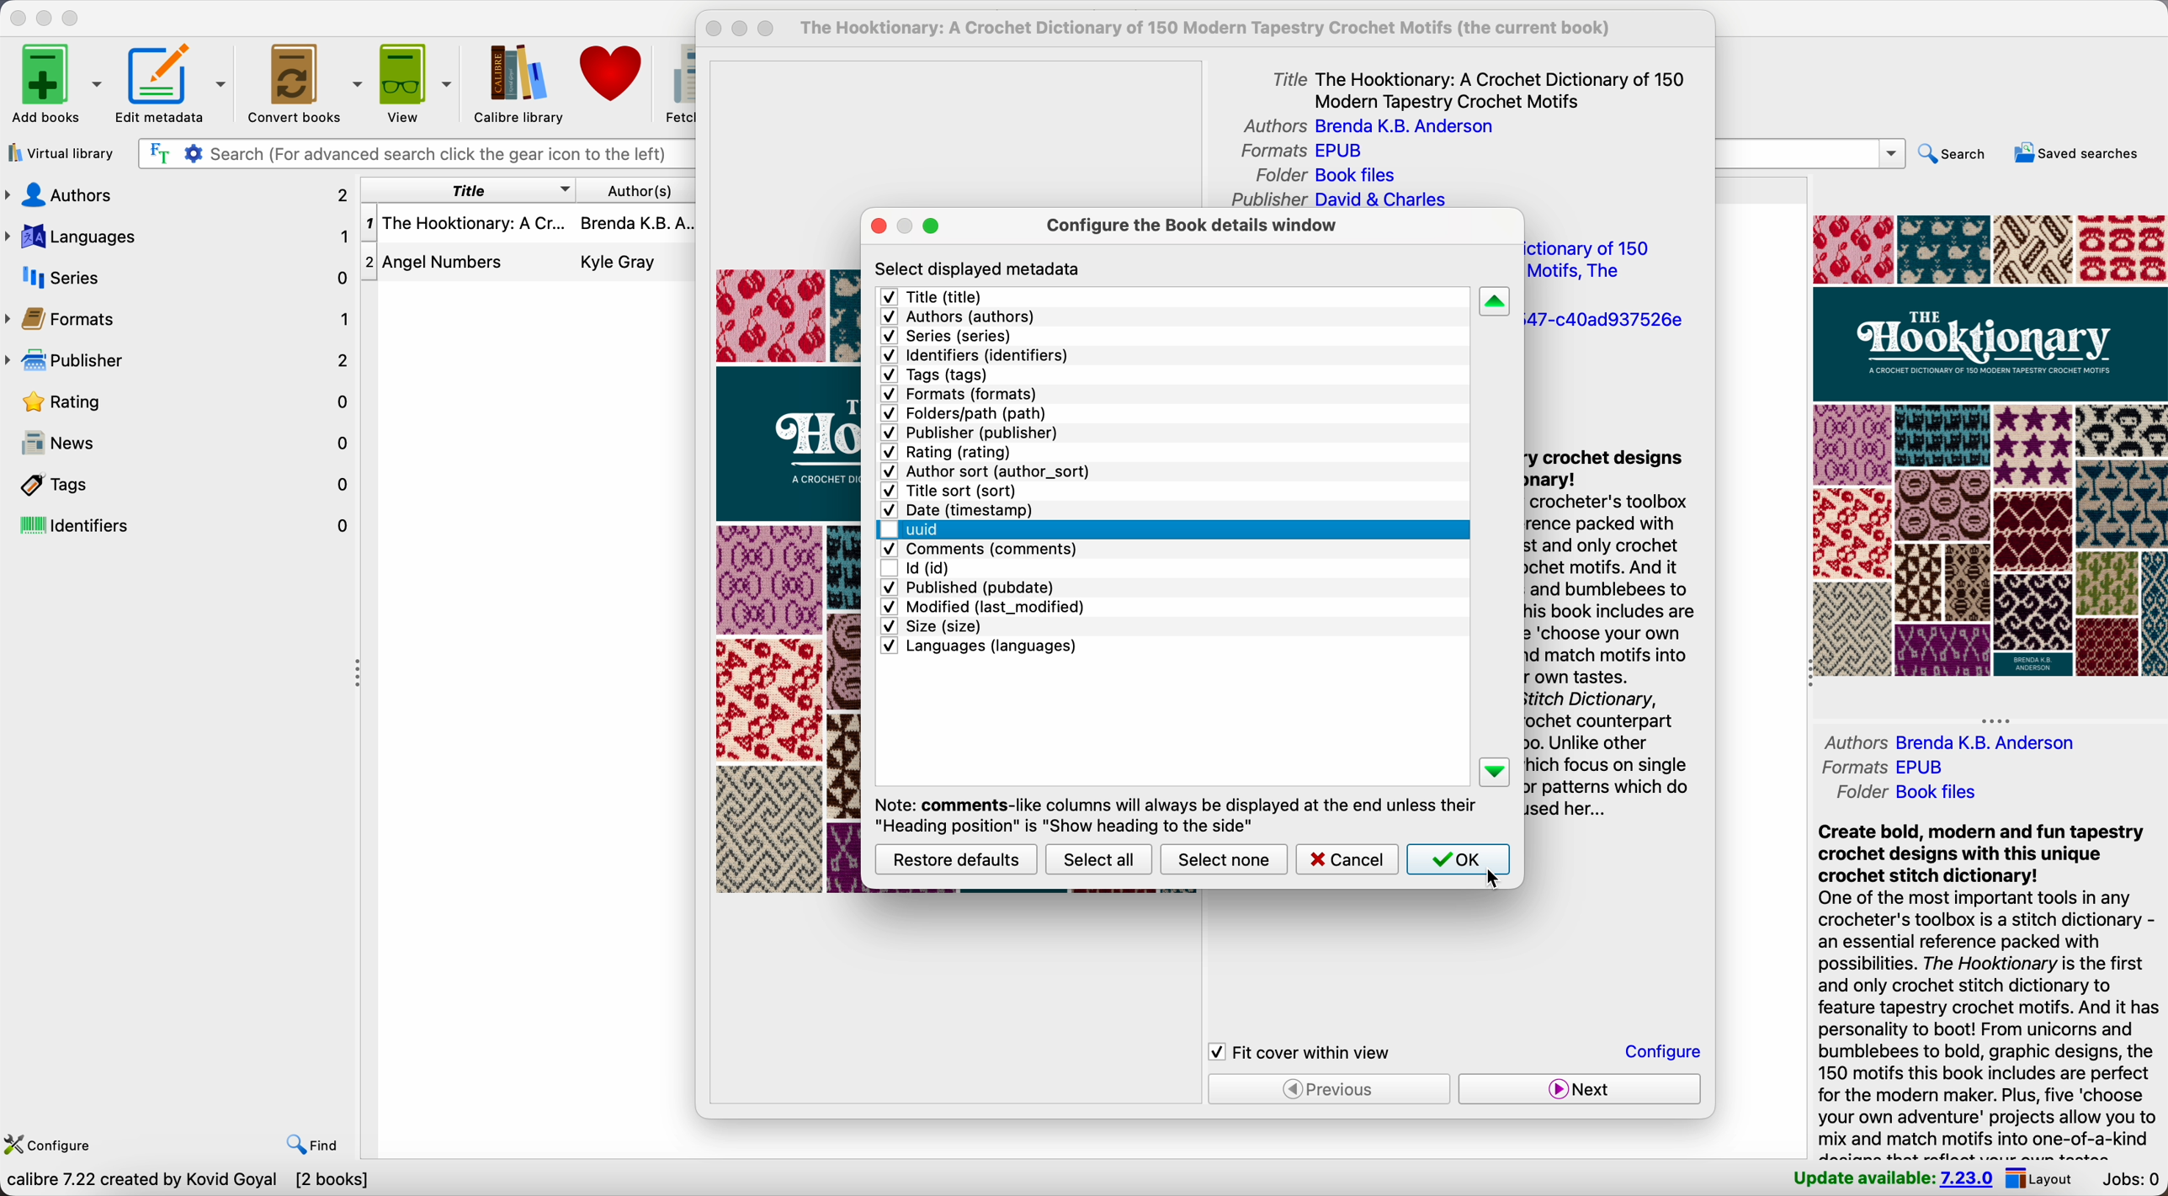  Describe the element at coordinates (923, 569) in the screenshot. I see `disable id` at that location.